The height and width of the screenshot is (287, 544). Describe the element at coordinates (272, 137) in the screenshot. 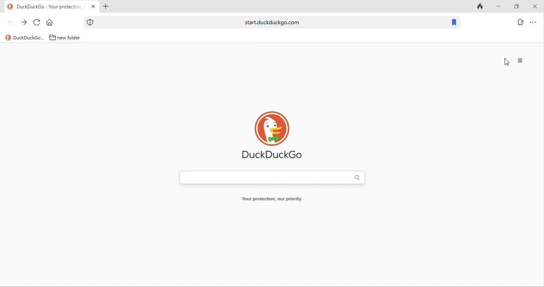

I see `duck duck go logo` at that location.